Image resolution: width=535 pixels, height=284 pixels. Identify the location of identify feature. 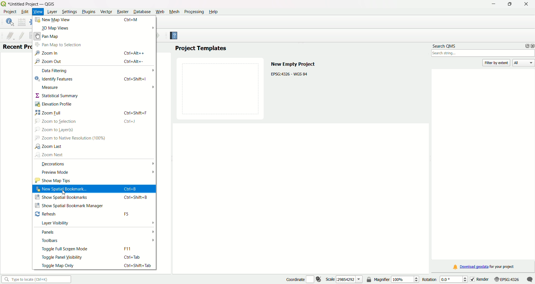
(10, 22).